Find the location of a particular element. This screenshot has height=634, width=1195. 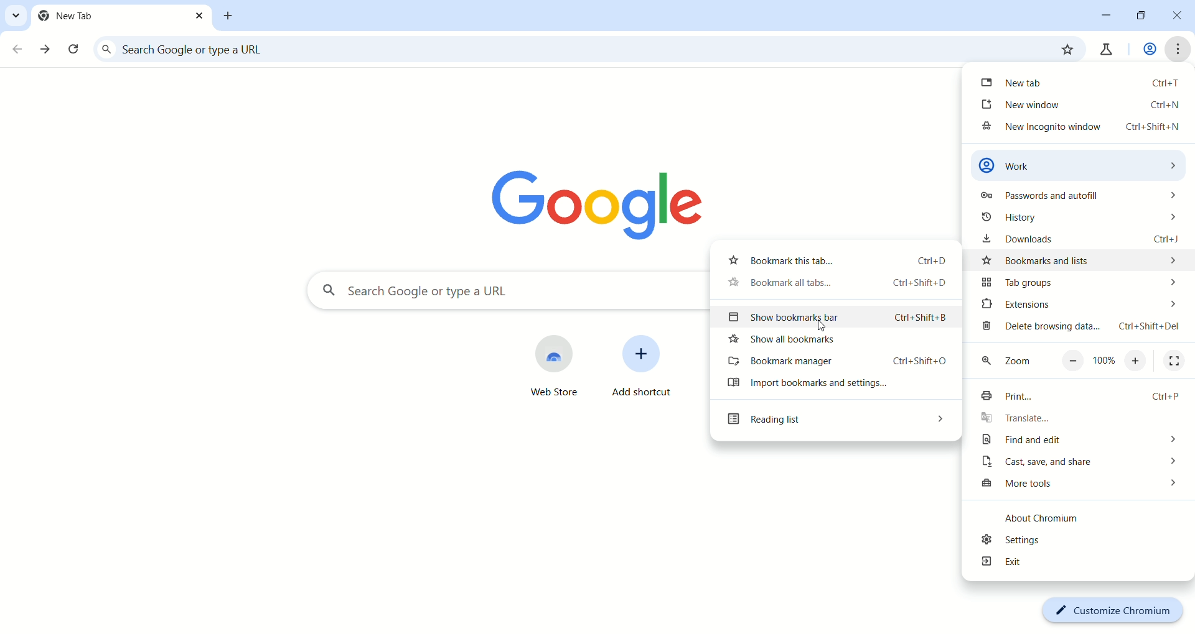

new tab is located at coordinates (230, 16).